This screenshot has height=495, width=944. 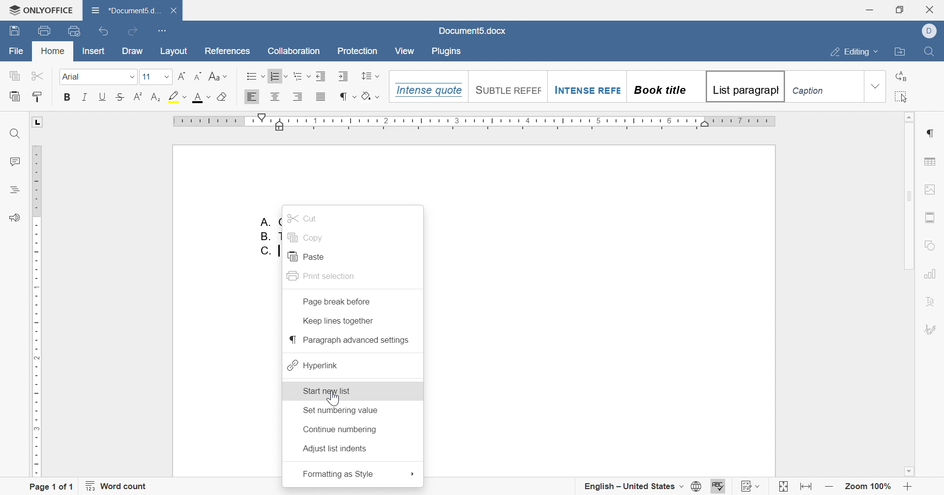 What do you see at coordinates (750, 486) in the screenshot?
I see `track changes` at bounding box center [750, 486].